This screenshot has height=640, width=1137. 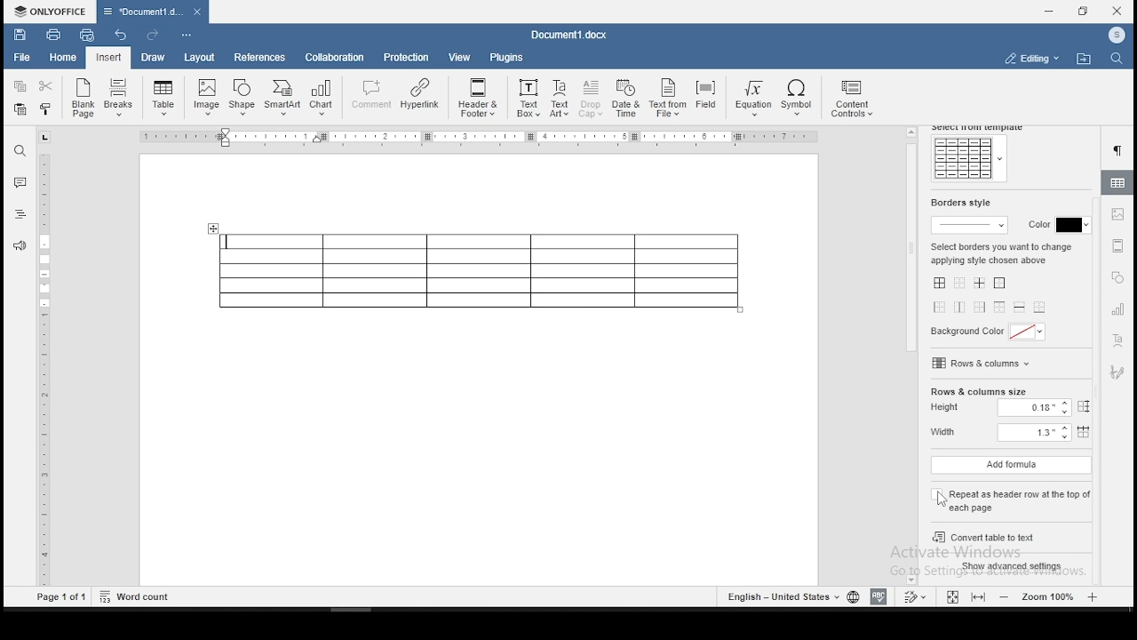 What do you see at coordinates (50, 85) in the screenshot?
I see `cut` at bounding box center [50, 85].